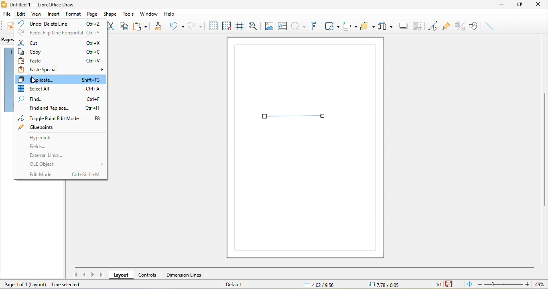  I want to click on horizontal scroll bar, so click(304, 267).